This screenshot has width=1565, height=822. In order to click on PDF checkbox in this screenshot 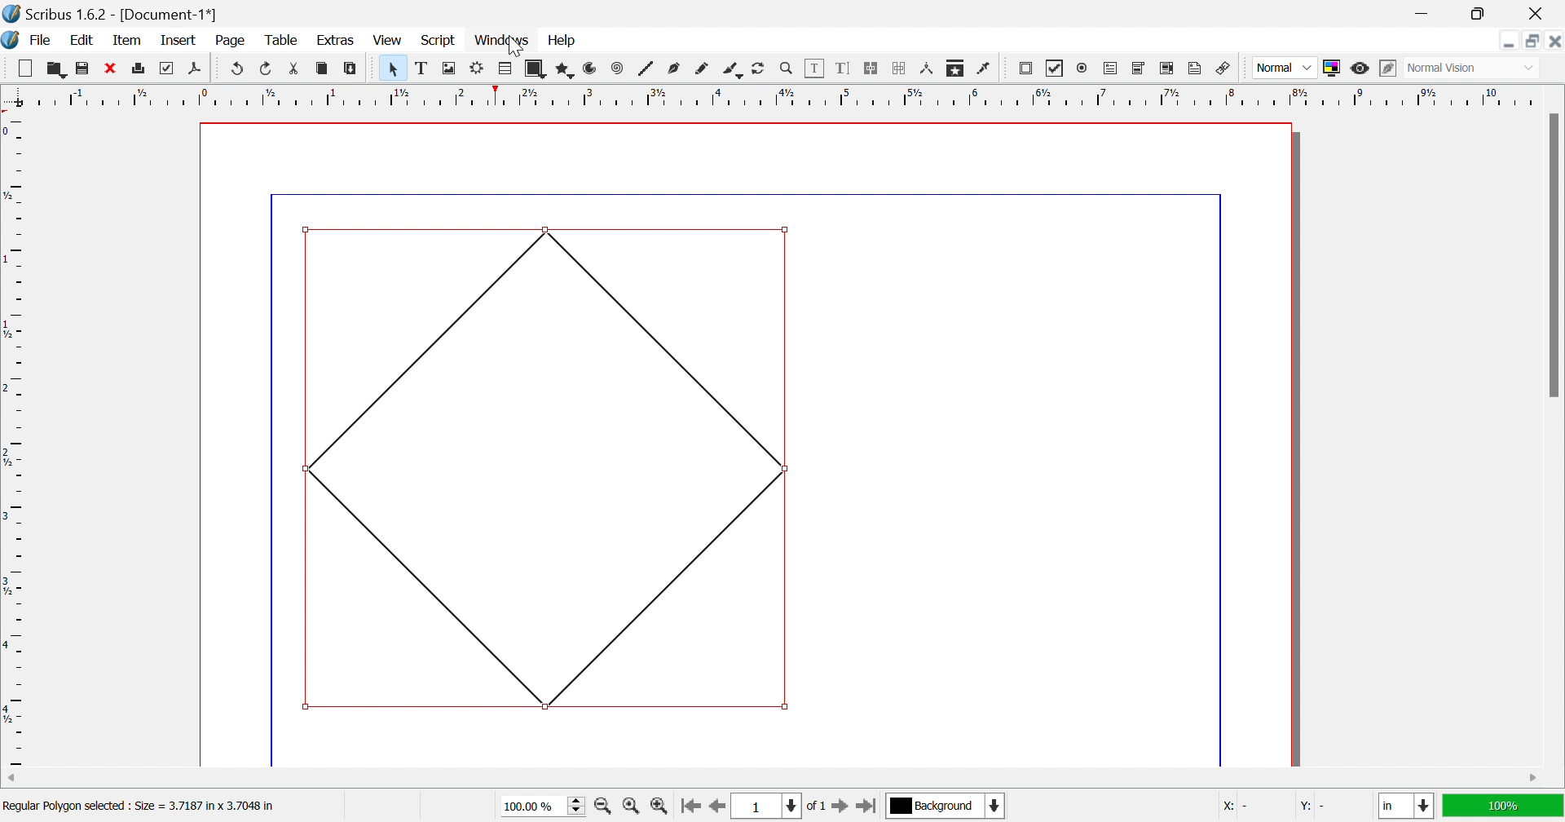, I will do `click(1055, 68)`.